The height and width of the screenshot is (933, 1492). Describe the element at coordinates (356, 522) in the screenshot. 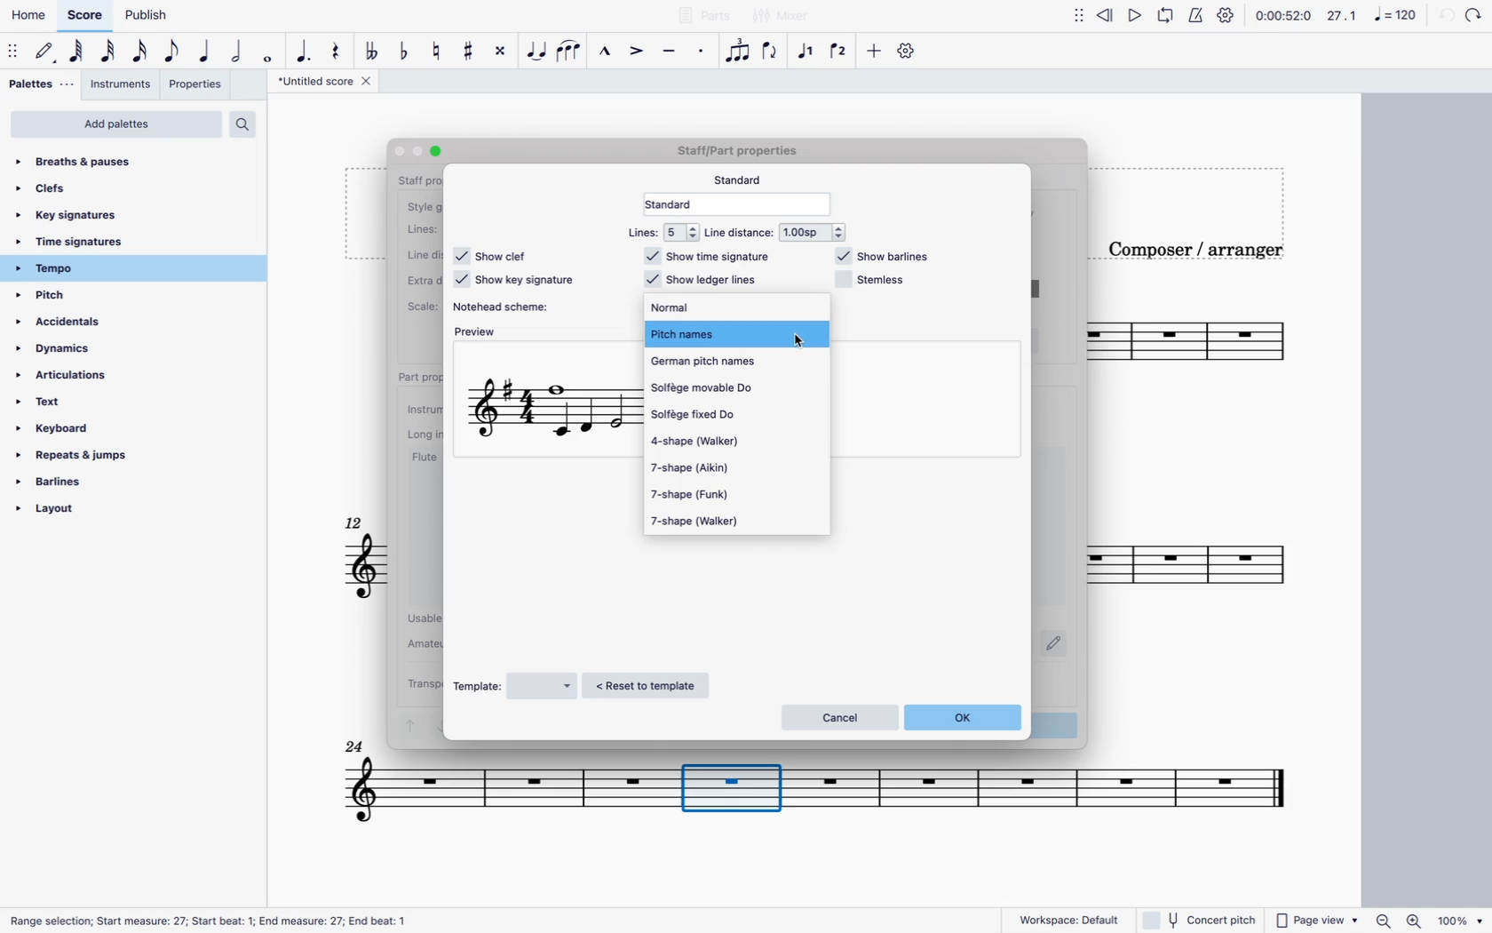

I see `12` at that location.